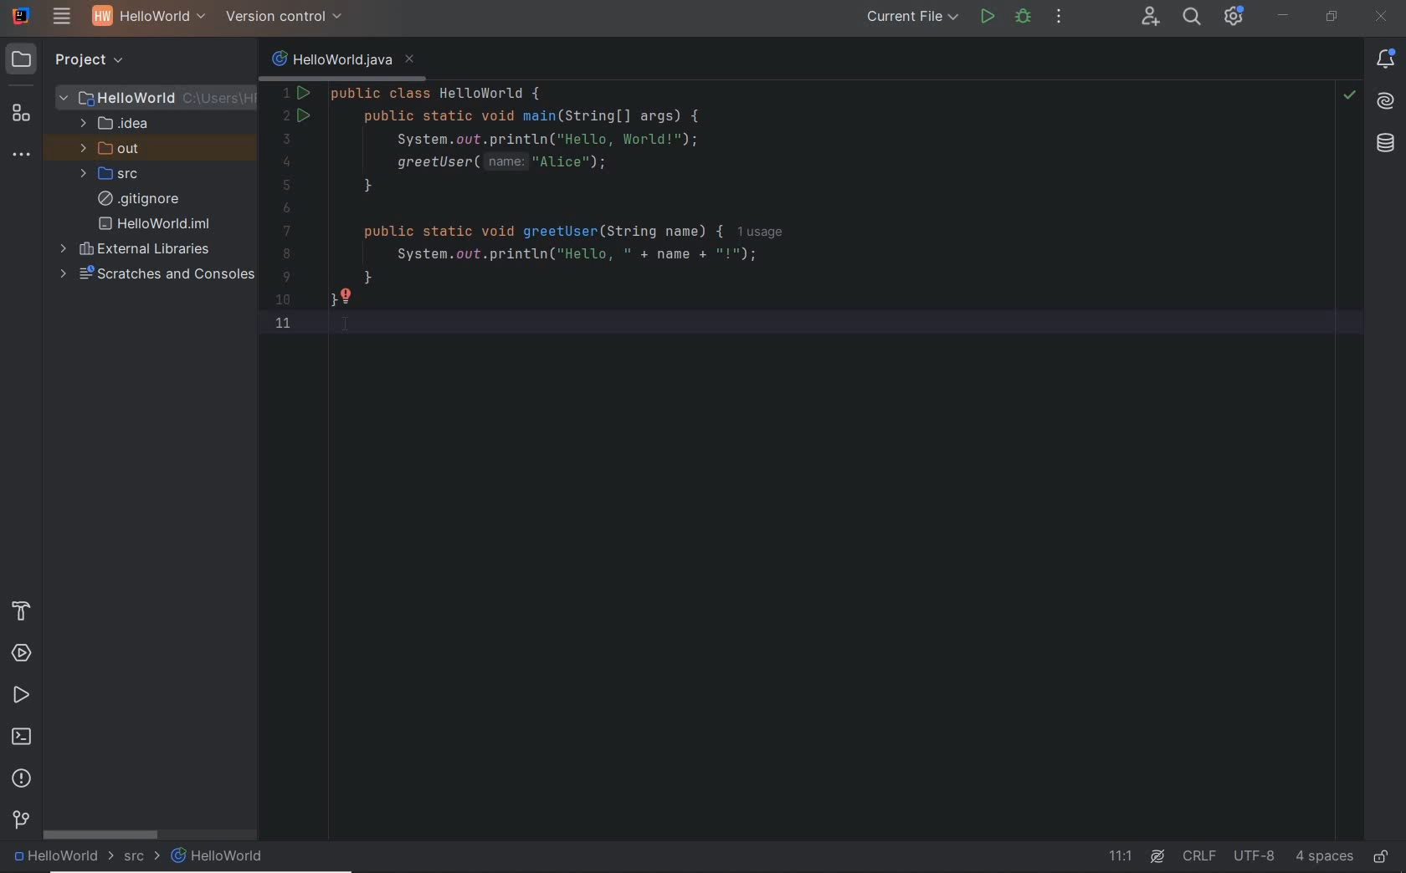  What do you see at coordinates (21, 822) in the screenshot?
I see `version control` at bounding box center [21, 822].